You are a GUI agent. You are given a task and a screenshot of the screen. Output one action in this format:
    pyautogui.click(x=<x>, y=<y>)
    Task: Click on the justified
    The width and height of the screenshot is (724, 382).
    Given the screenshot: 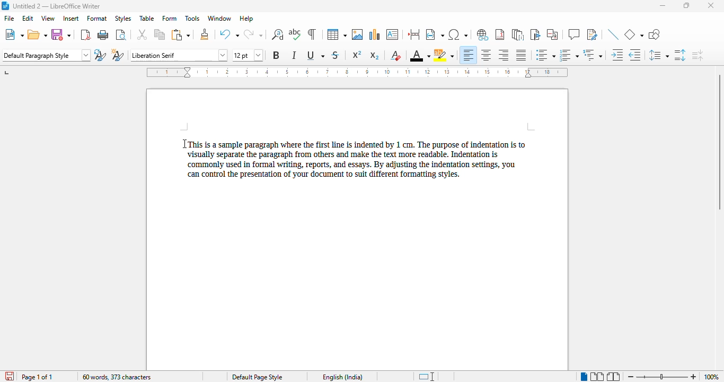 What is the action you would take?
    pyautogui.click(x=521, y=55)
    